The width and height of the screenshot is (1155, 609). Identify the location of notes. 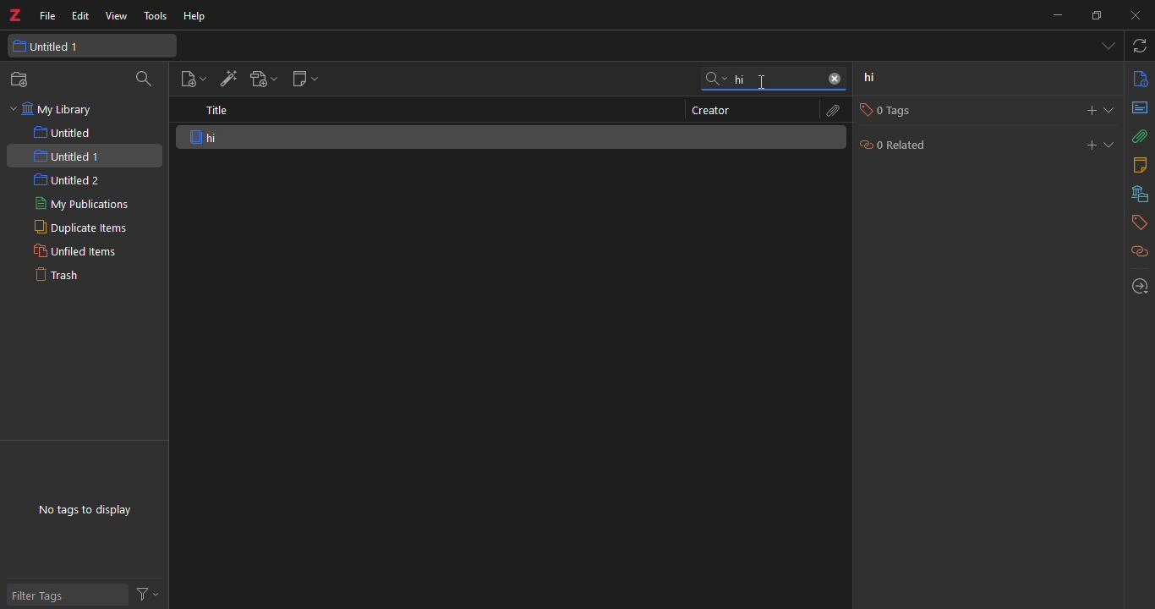
(1142, 165).